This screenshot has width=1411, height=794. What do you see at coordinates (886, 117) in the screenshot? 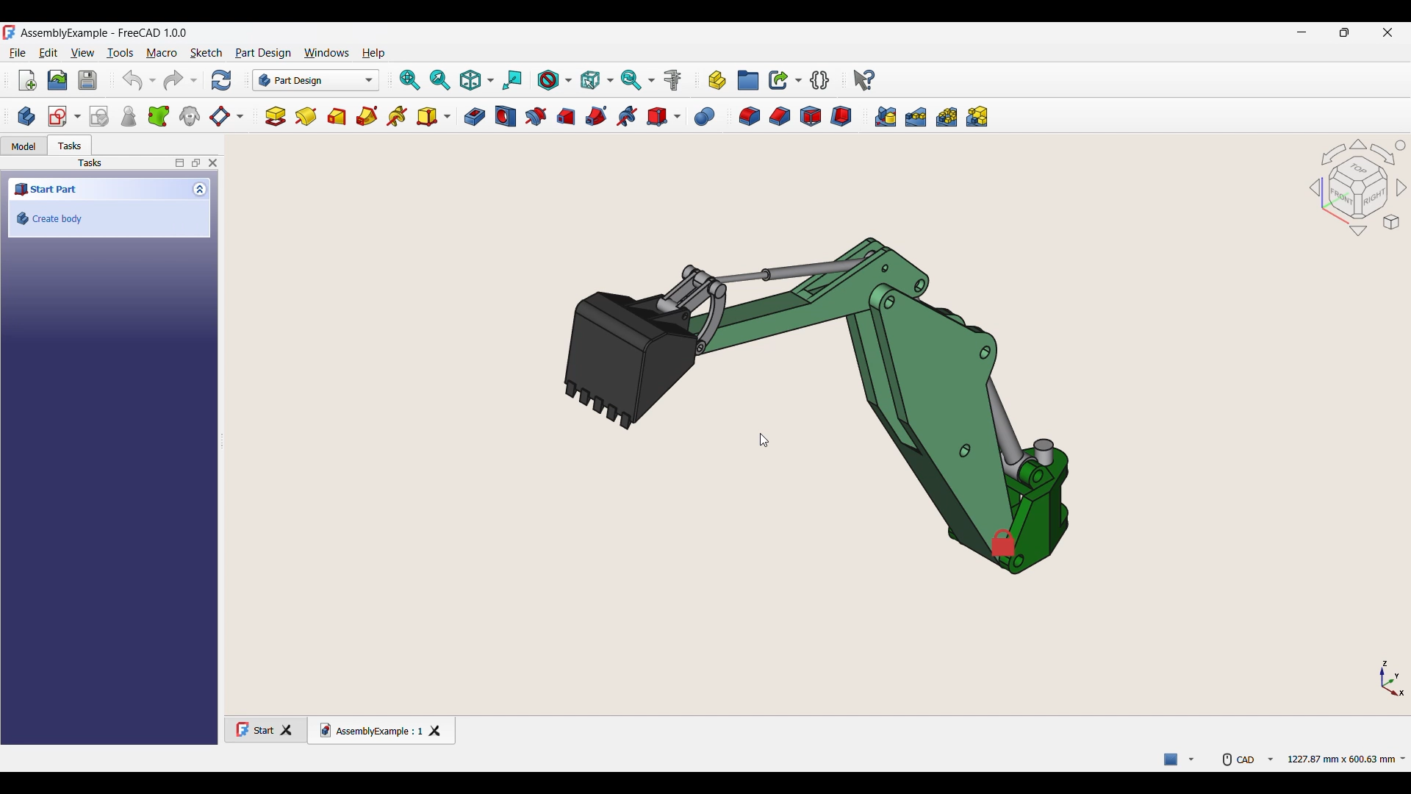
I see `Mirrored` at bounding box center [886, 117].